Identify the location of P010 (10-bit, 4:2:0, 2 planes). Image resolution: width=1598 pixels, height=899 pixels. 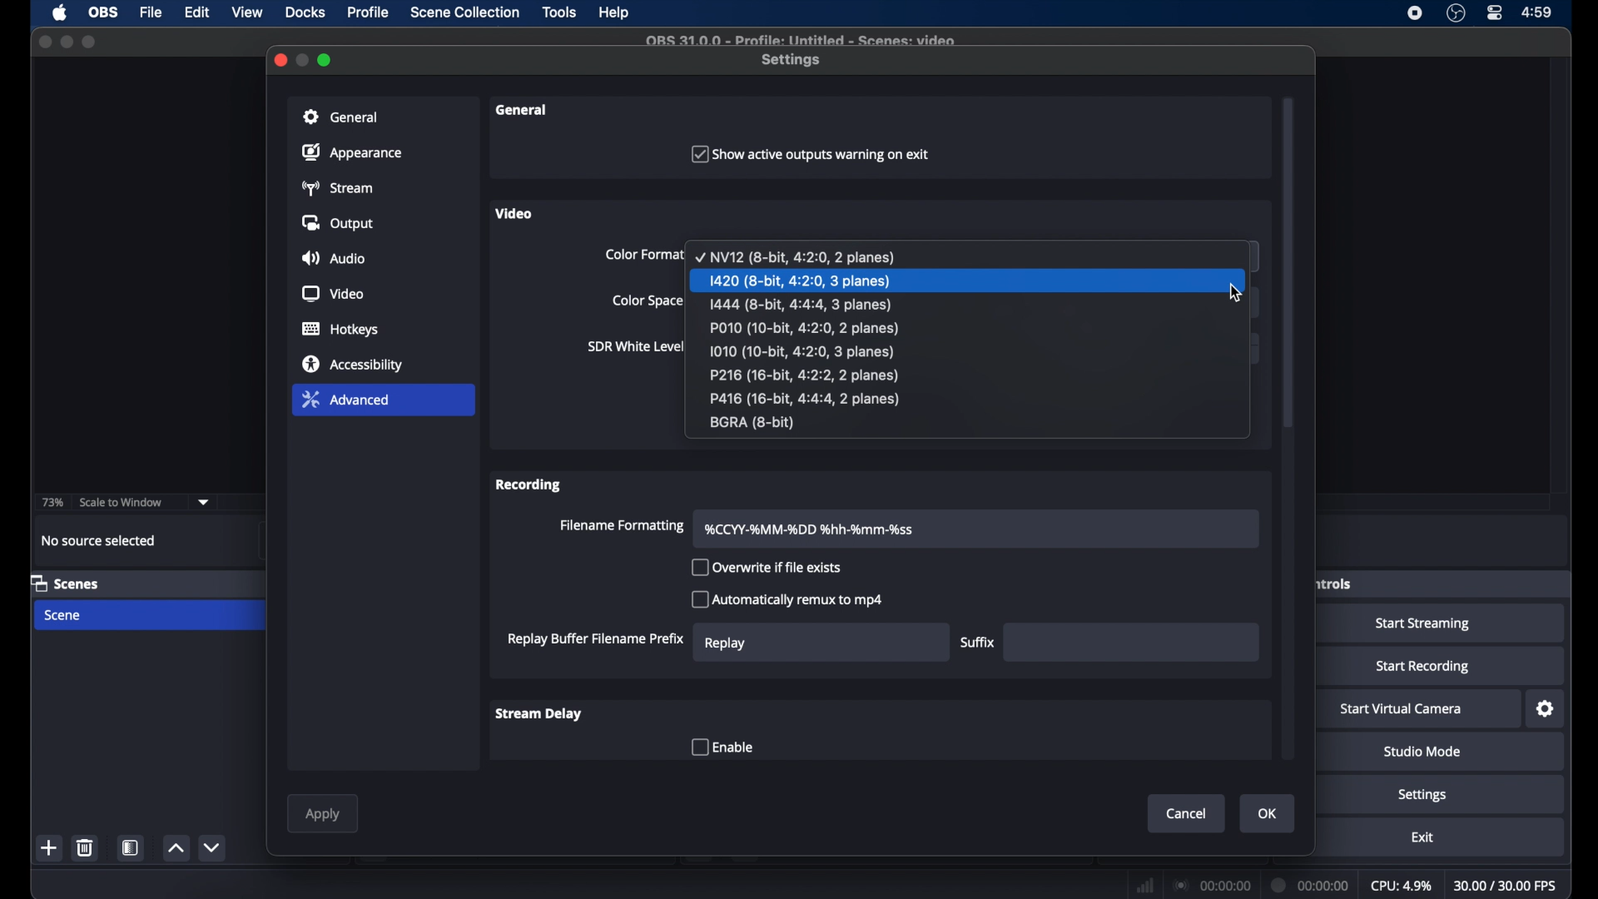
(803, 328).